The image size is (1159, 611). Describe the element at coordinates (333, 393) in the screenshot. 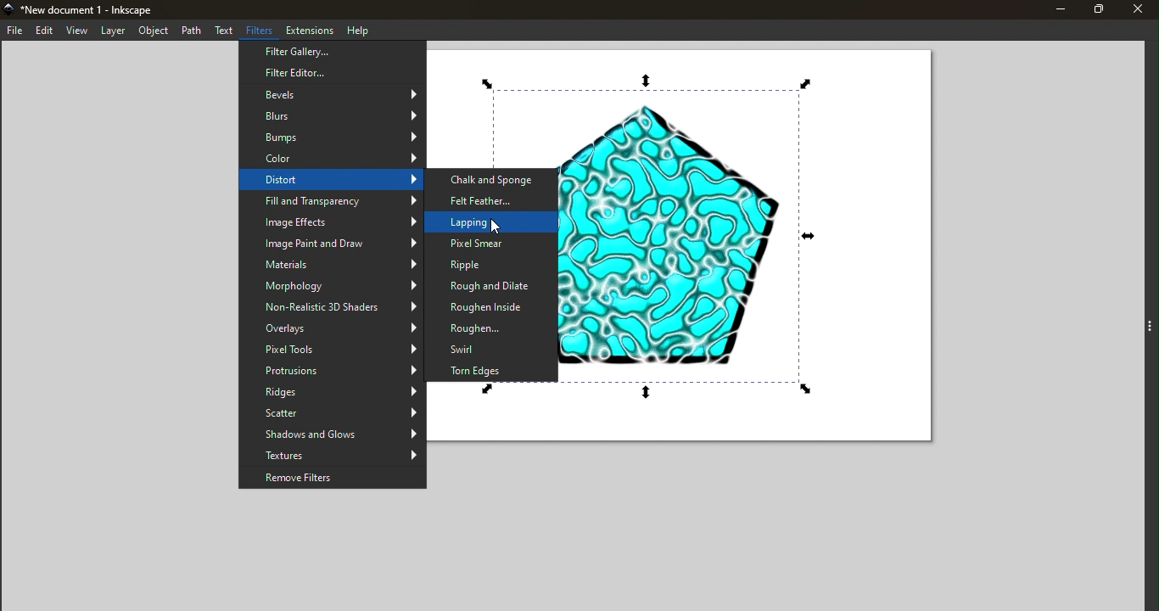

I see `Ridges` at that location.